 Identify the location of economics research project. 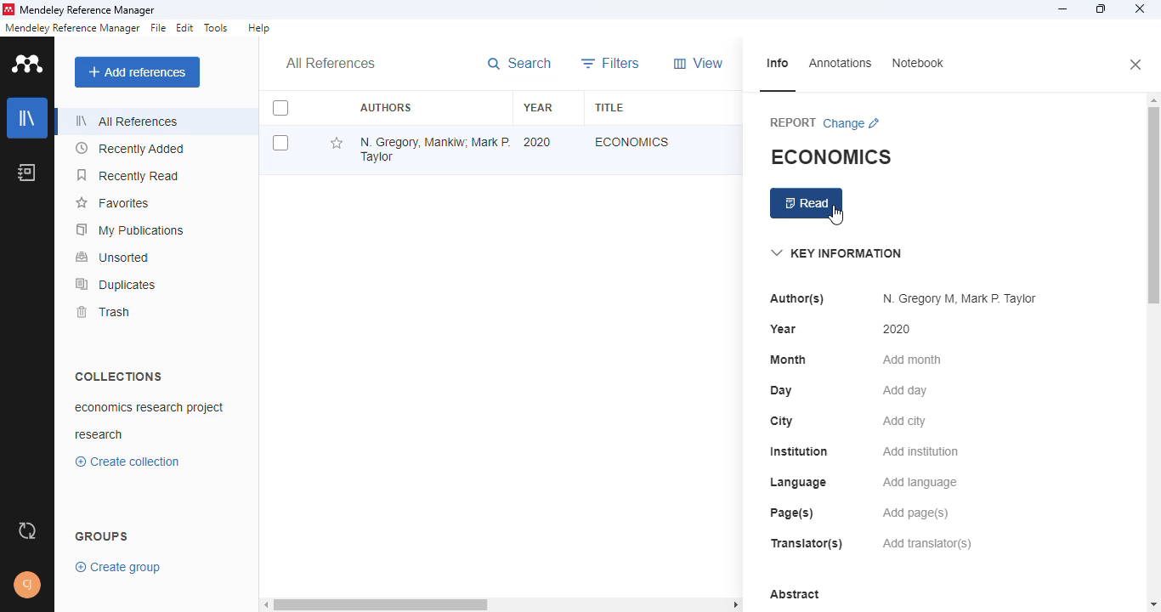
(149, 408).